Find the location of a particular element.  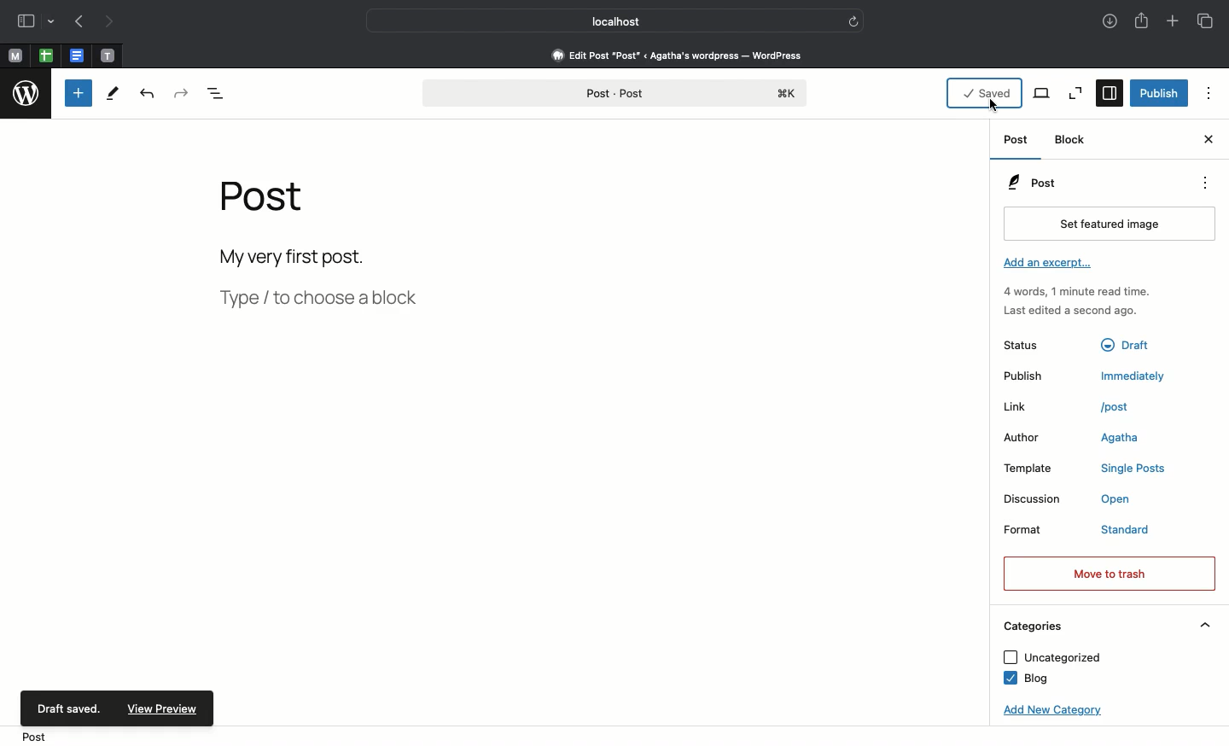

Uncategorized is located at coordinates (1051, 658).